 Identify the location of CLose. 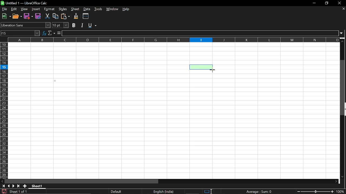
(339, 3).